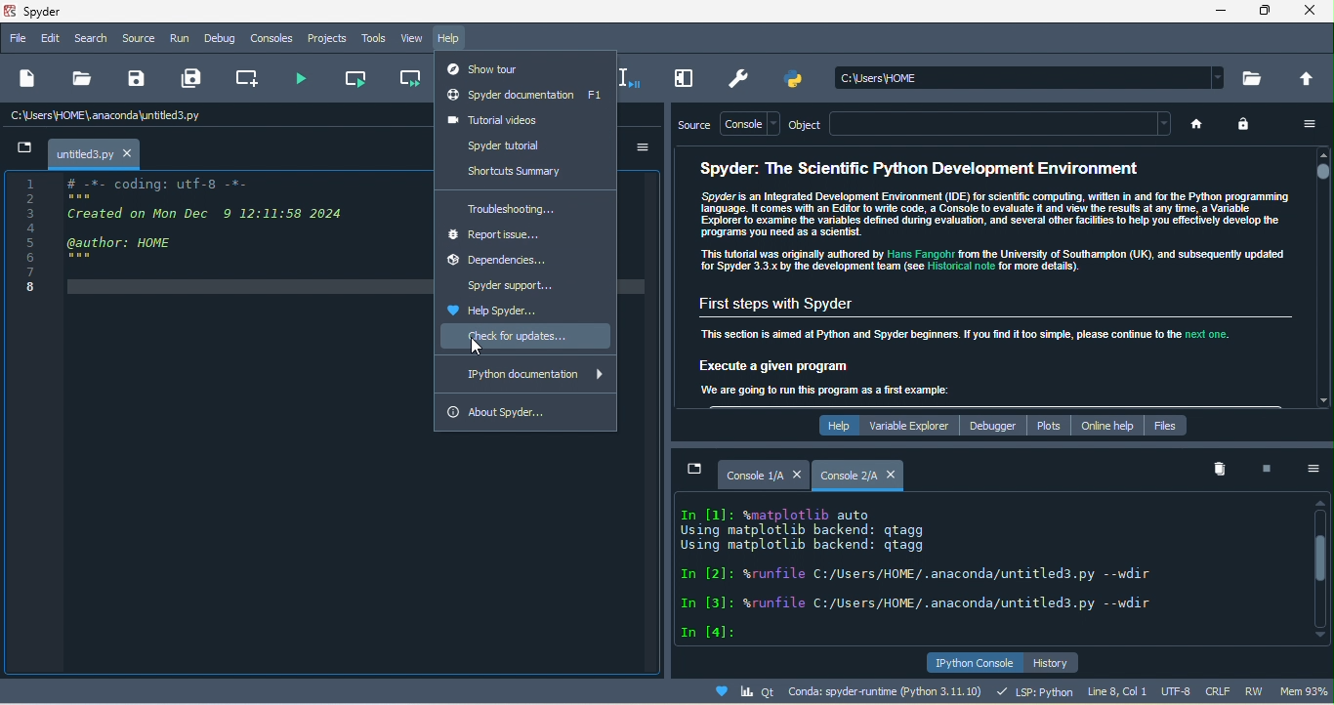 This screenshot has height=705, width=1334. Describe the element at coordinates (177, 39) in the screenshot. I see `run` at that location.